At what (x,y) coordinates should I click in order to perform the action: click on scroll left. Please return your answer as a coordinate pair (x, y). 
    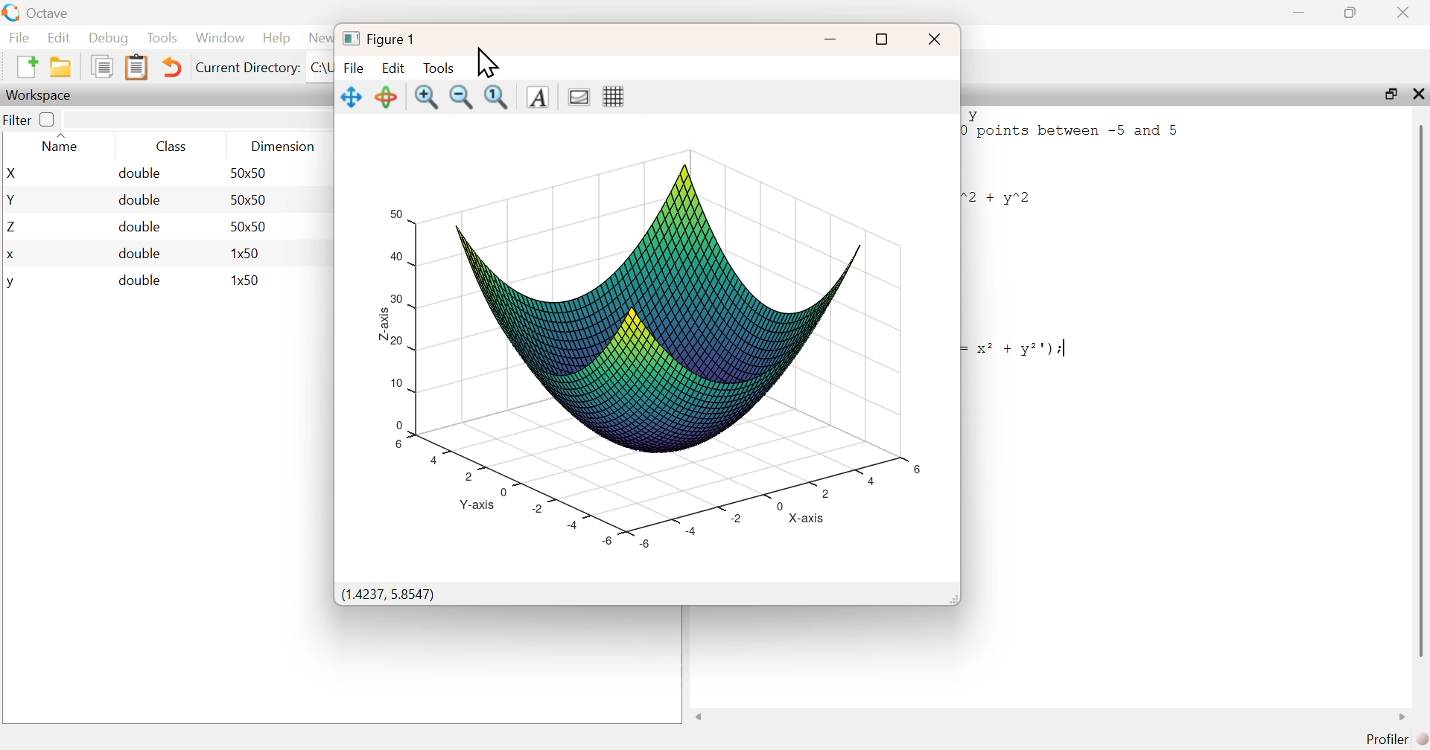
    Looking at the image, I should click on (699, 717).